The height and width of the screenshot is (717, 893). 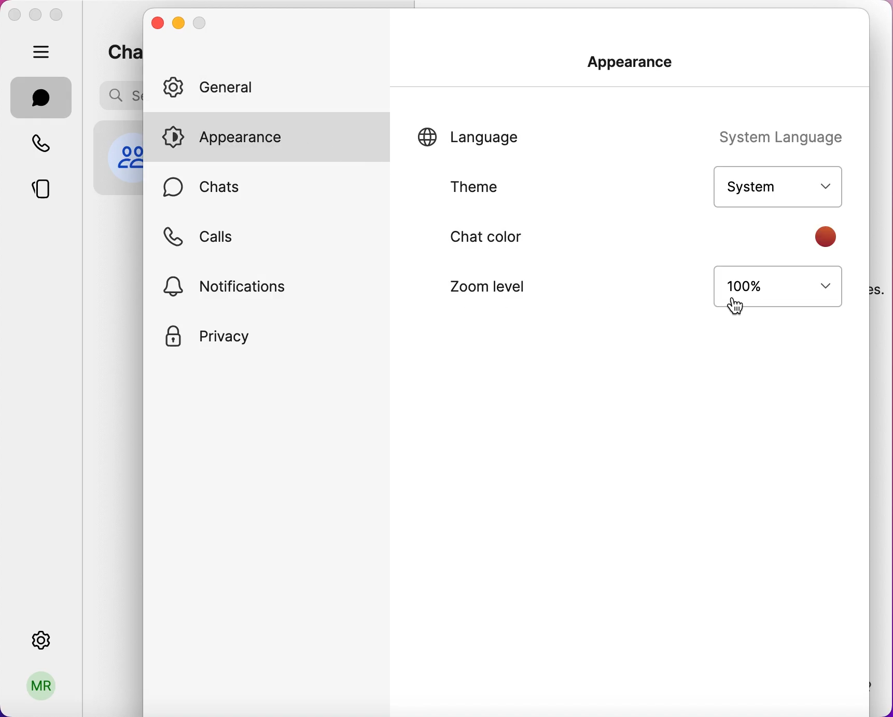 What do you see at coordinates (735, 307) in the screenshot?
I see `cursor` at bounding box center [735, 307].